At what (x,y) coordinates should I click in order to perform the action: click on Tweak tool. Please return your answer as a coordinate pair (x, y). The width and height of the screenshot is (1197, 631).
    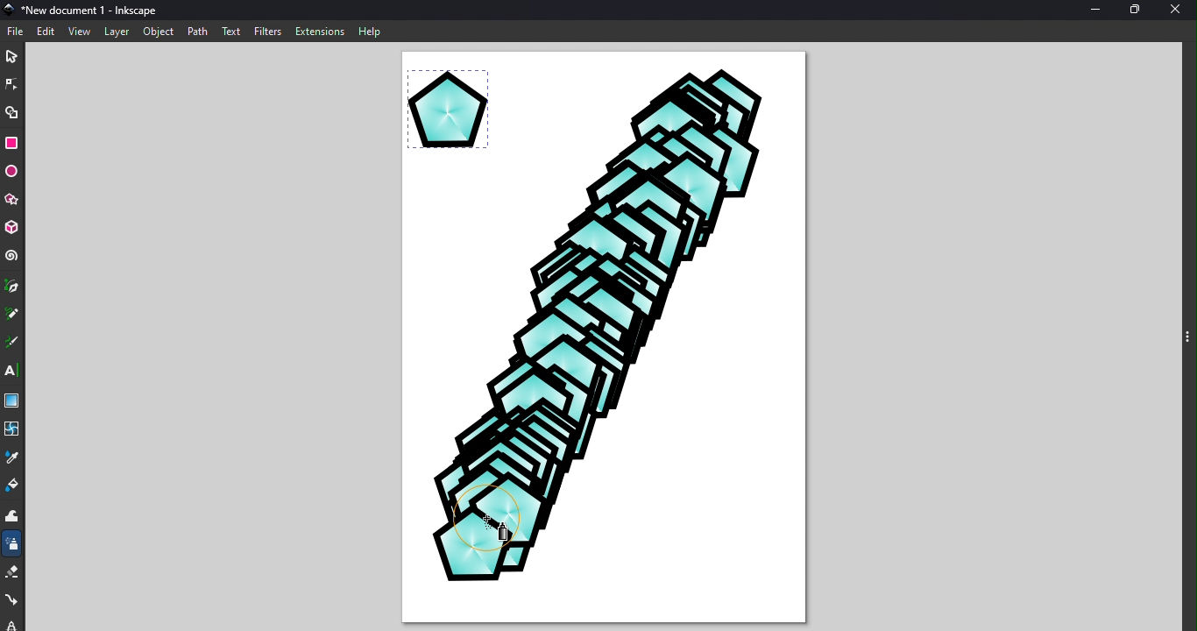
    Looking at the image, I should click on (16, 518).